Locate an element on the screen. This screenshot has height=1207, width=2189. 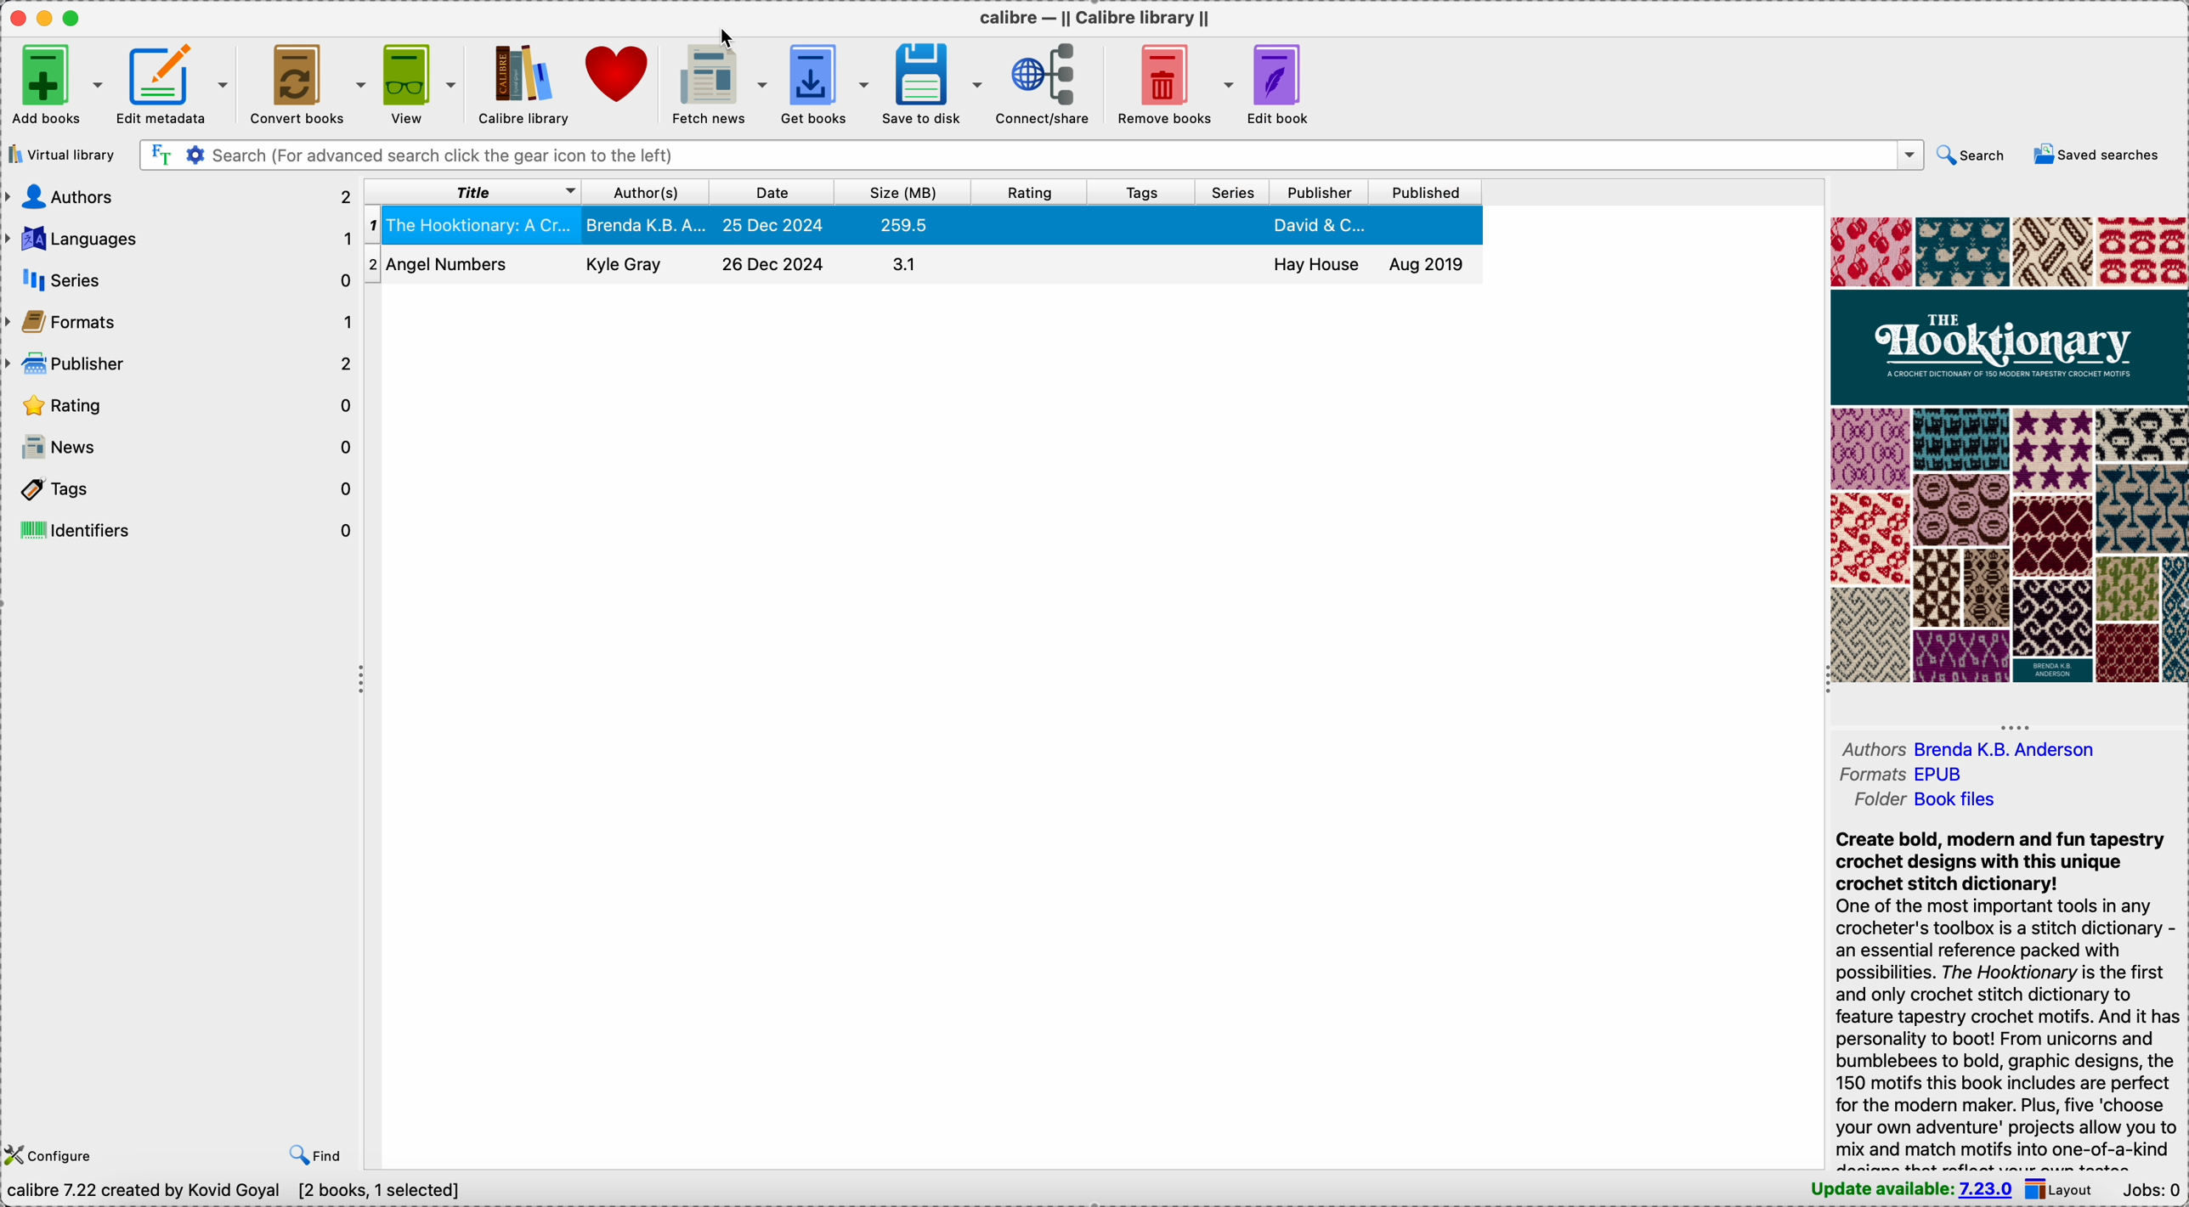
published is located at coordinates (1427, 193).